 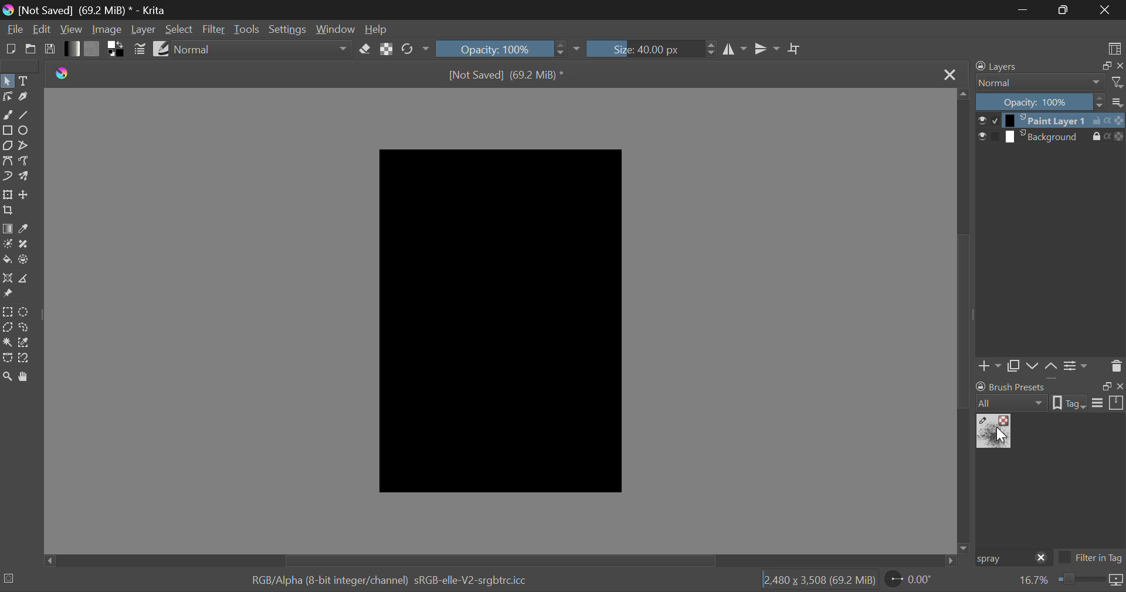 I want to click on all, so click(x=1013, y=403).